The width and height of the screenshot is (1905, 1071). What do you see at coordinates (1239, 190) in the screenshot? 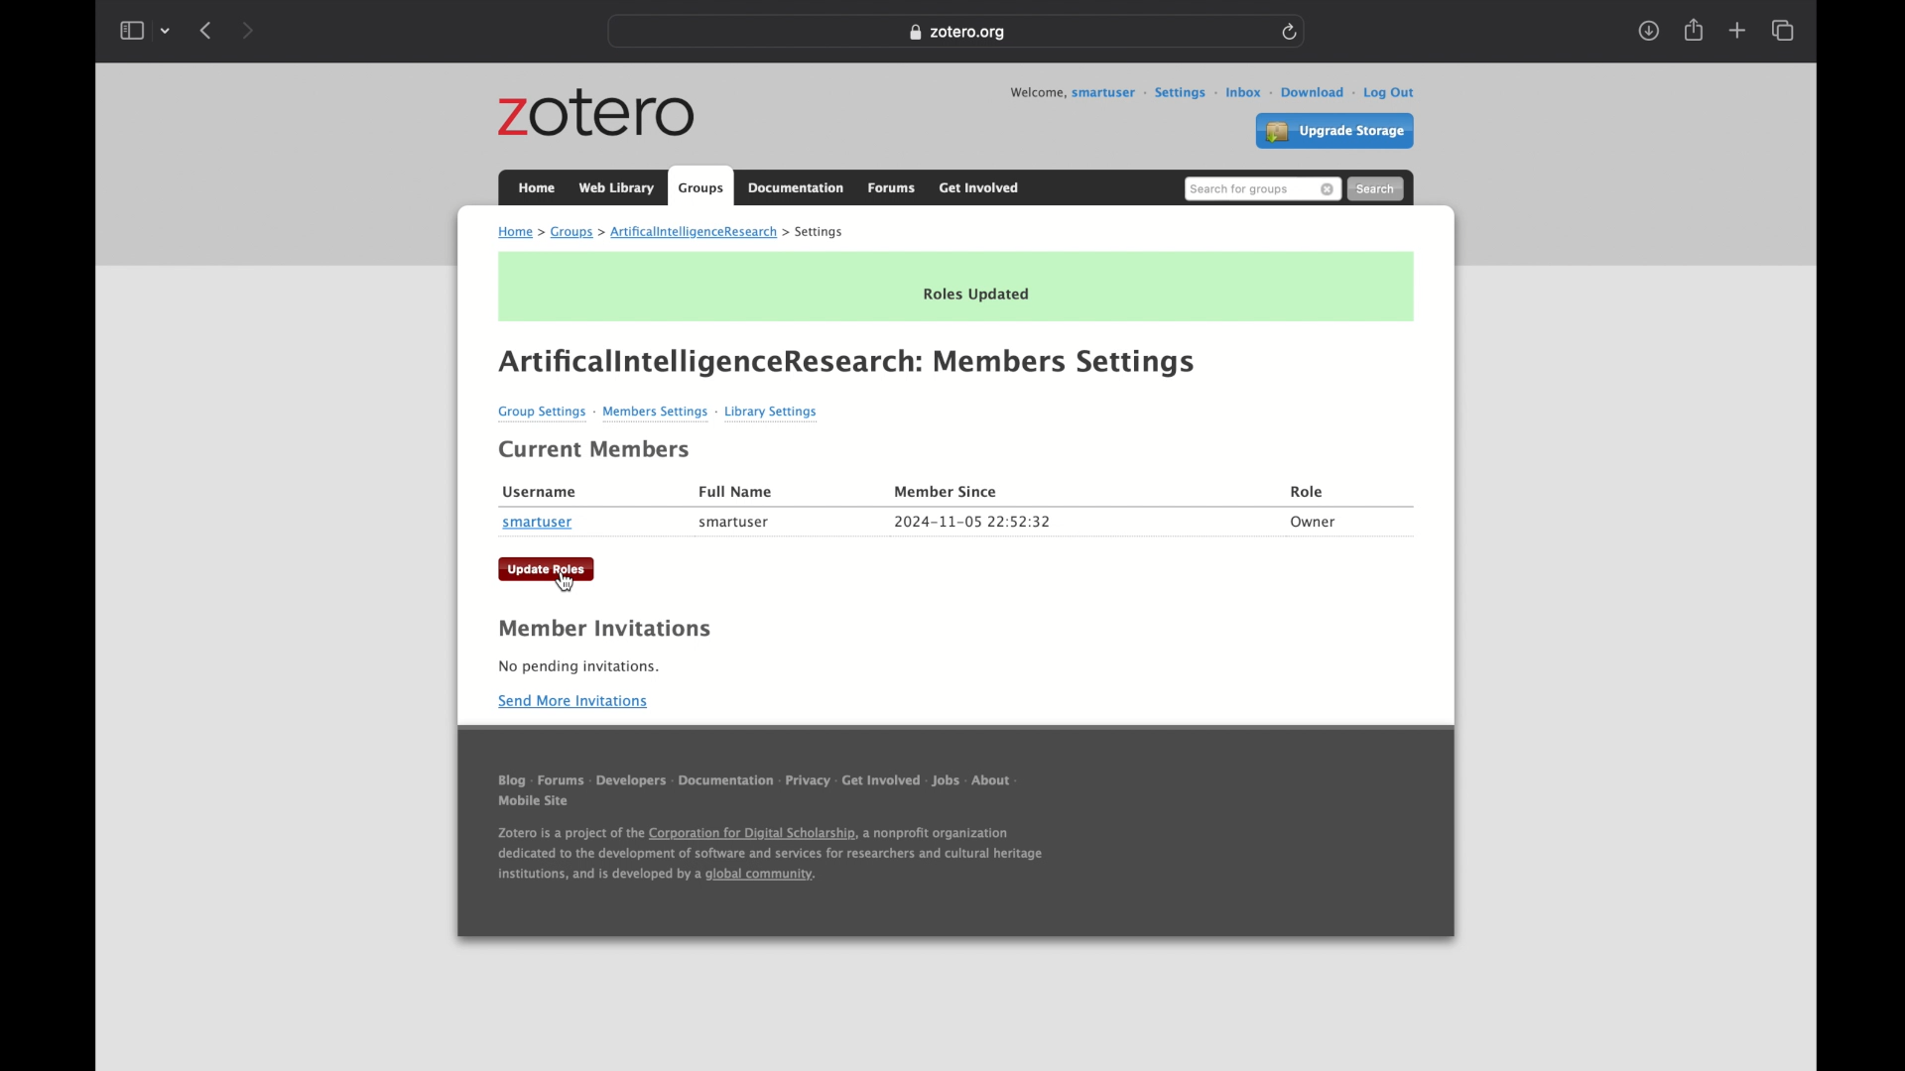
I see `search for groups` at bounding box center [1239, 190].